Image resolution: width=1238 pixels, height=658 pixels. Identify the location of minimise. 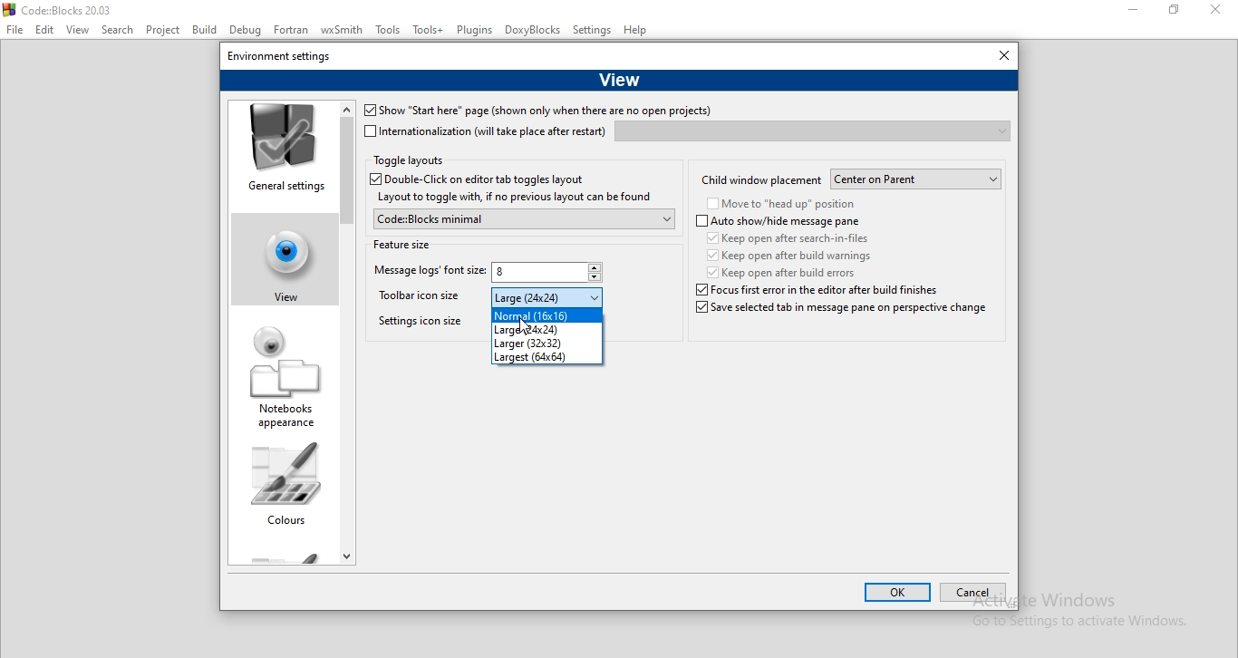
(1134, 11).